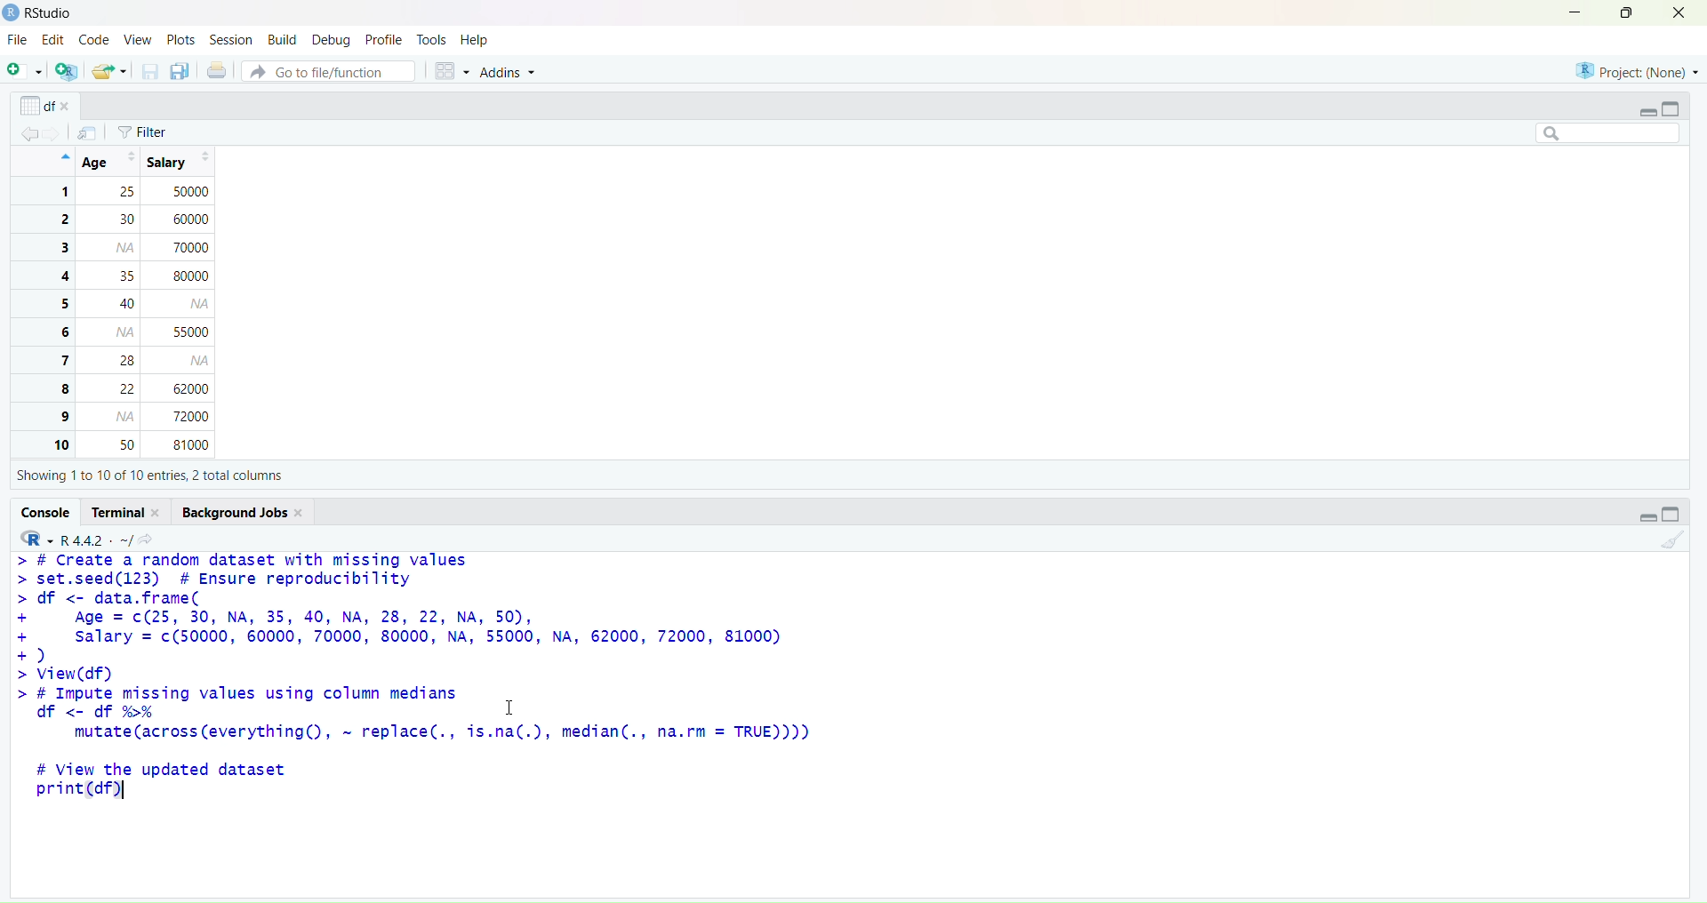 This screenshot has width=1707, height=903. Describe the element at coordinates (476, 40) in the screenshot. I see `help` at that location.